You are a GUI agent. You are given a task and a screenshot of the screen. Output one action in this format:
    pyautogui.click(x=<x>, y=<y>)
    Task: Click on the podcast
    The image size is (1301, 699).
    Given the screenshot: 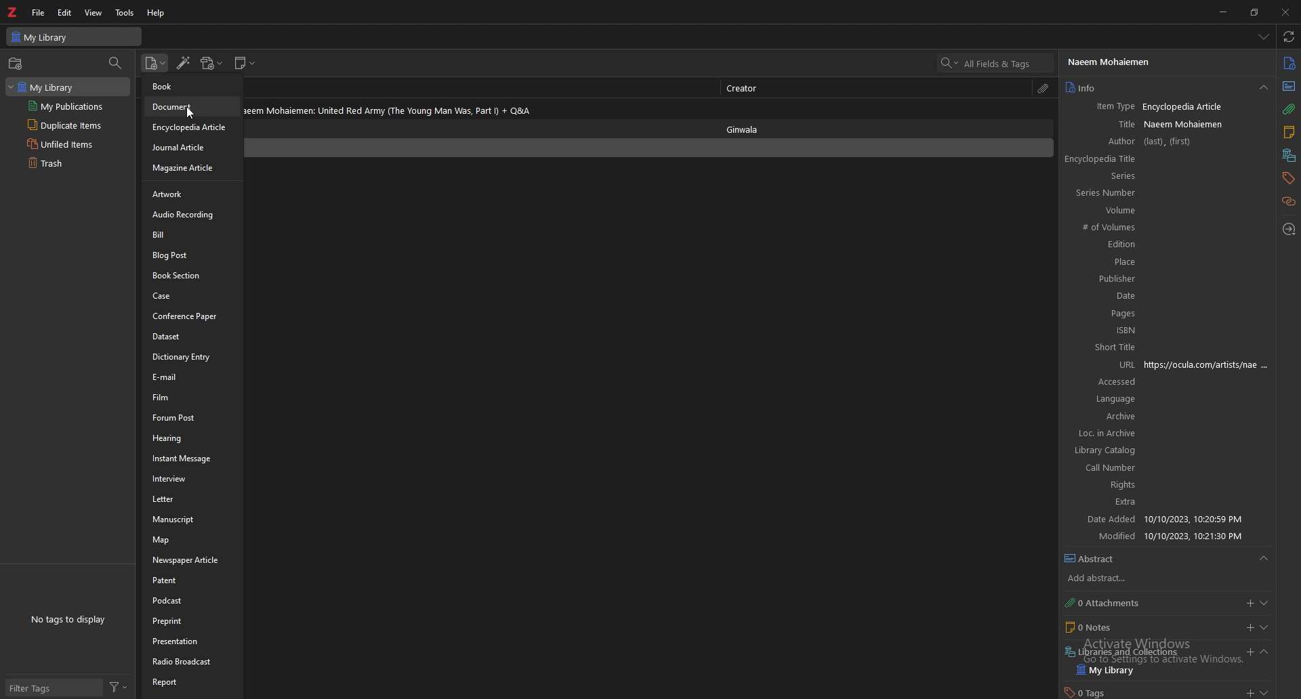 What is the action you would take?
    pyautogui.click(x=190, y=601)
    